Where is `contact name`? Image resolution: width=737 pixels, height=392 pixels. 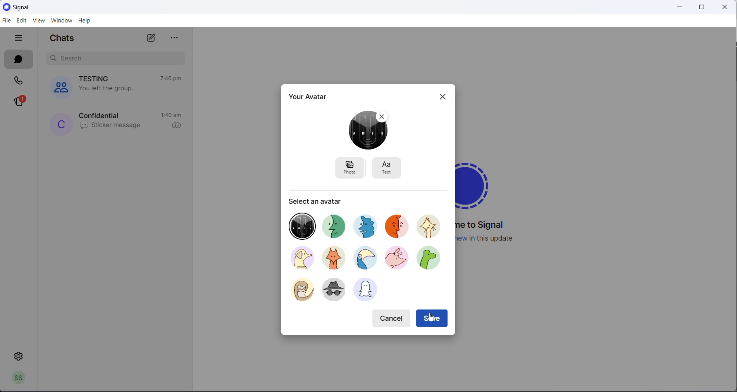
contact name is located at coordinates (101, 115).